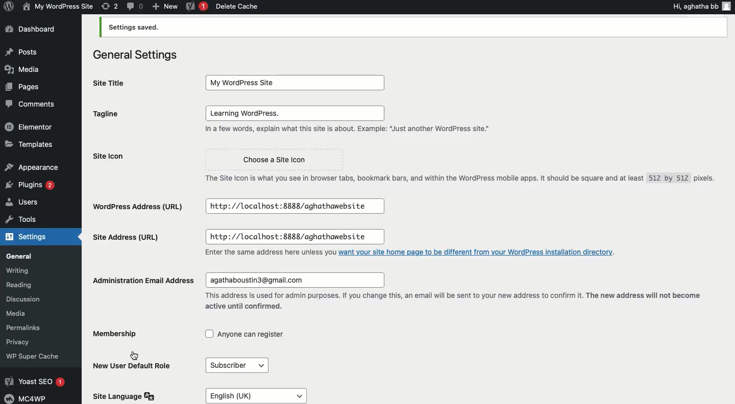 Image resolution: width=735 pixels, height=404 pixels. I want to click on  My Wordpress Site , so click(292, 81).